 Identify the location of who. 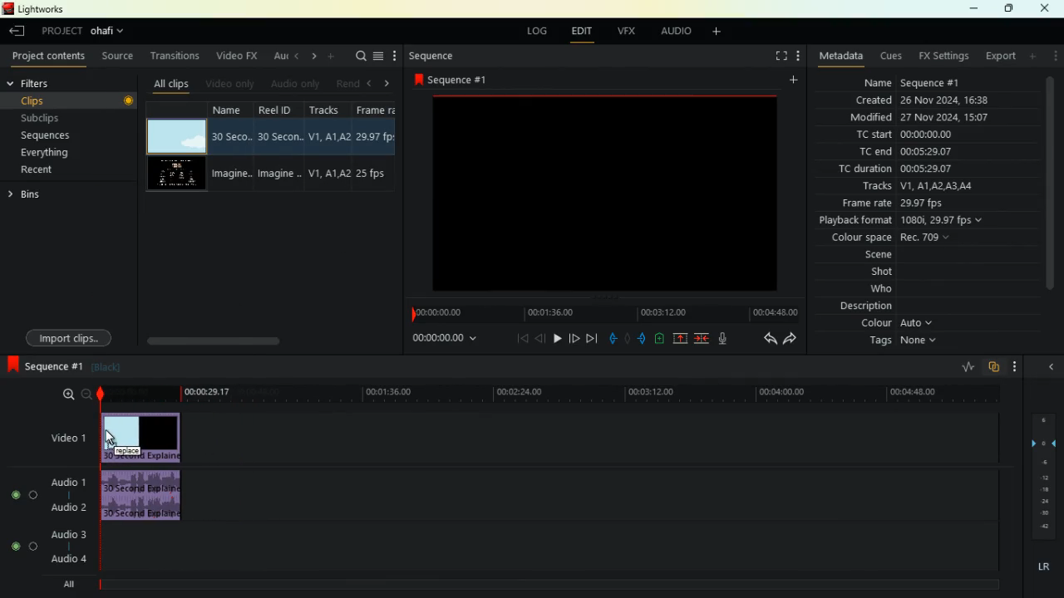
(870, 290).